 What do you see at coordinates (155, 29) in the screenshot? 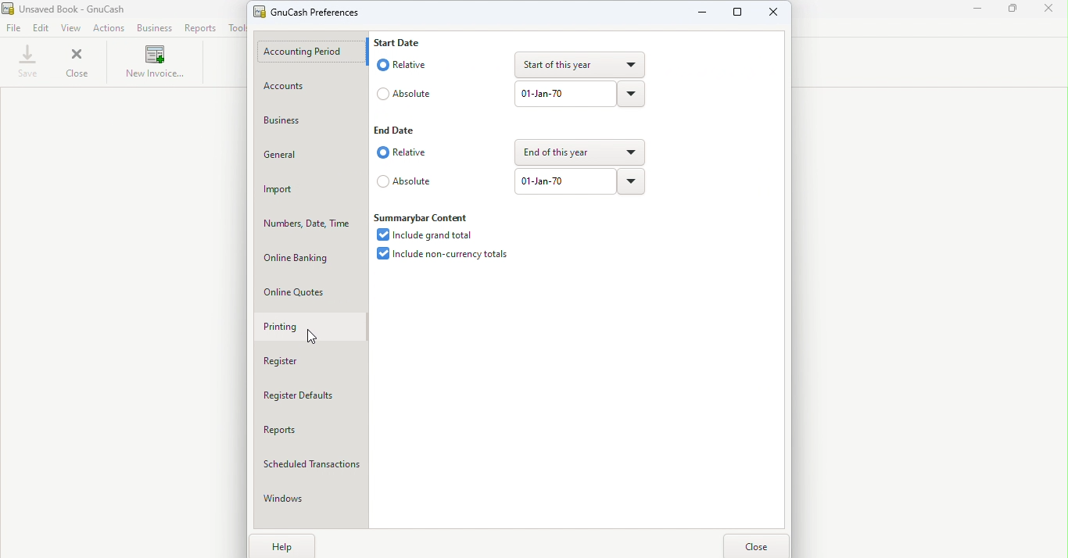
I see `Business` at bounding box center [155, 29].